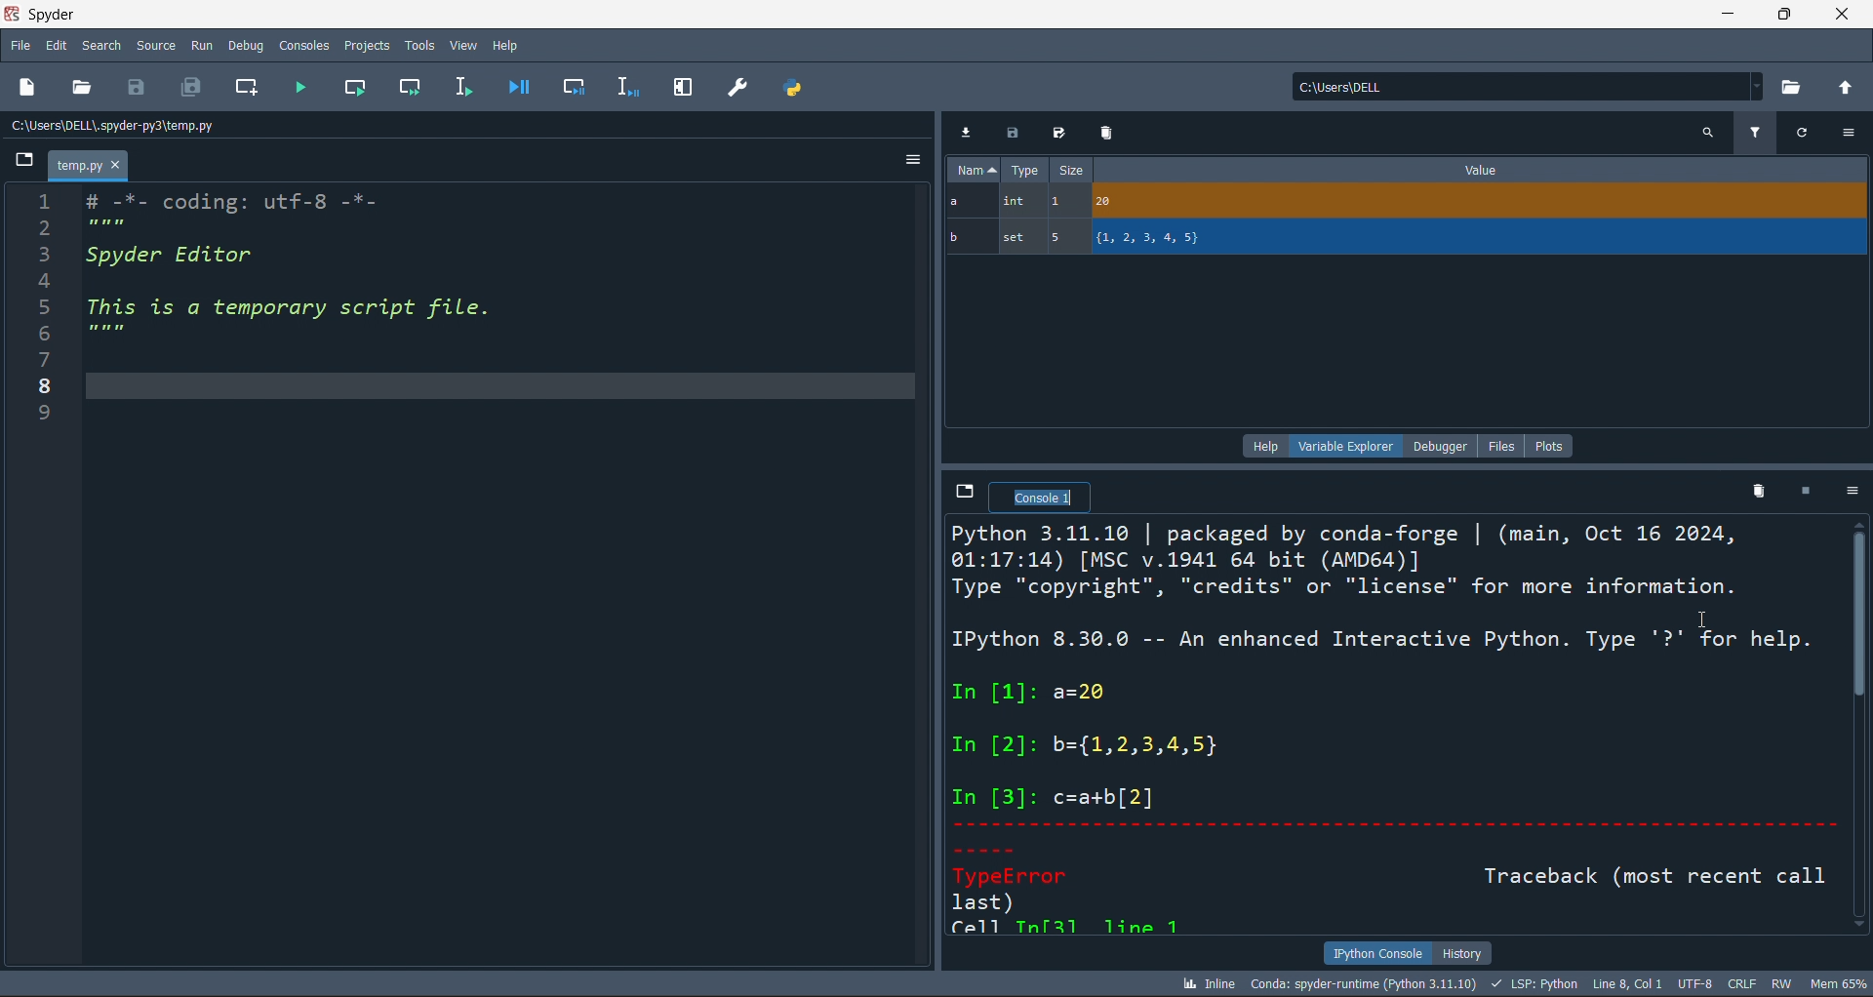  Describe the element at coordinates (910, 163) in the screenshot. I see `options` at that location.